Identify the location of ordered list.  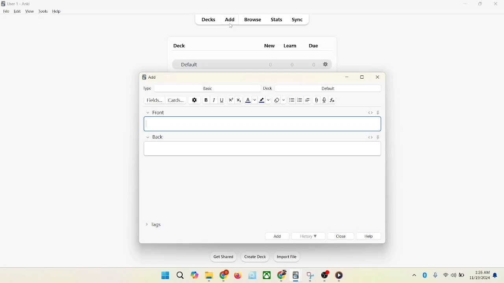
(300, 99).